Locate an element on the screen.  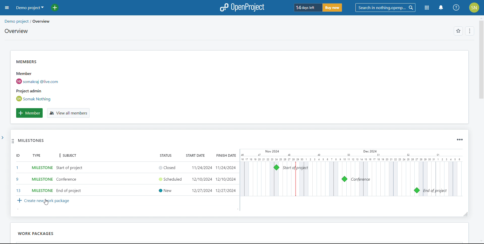
add subject is located at coordinates (71, 179).